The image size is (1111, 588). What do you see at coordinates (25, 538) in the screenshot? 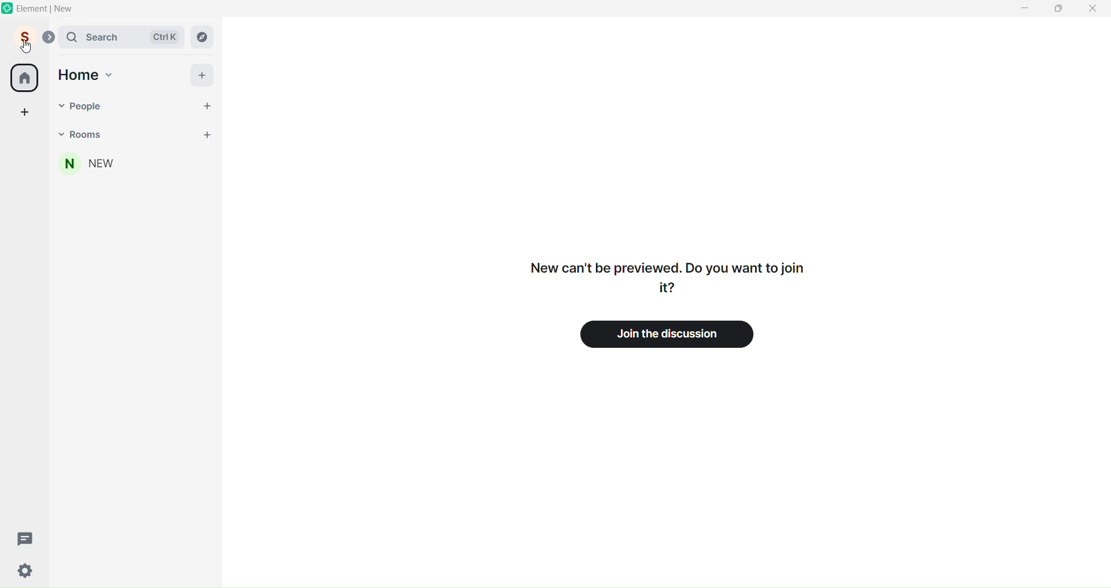
I see `Threads` at bounding box center [25, 538].